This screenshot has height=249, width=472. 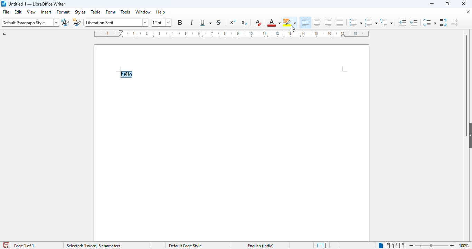 What do you see at coordinates (386, 22) in the screenshot?
I see `select outline format` at bounding box center [386, 22].